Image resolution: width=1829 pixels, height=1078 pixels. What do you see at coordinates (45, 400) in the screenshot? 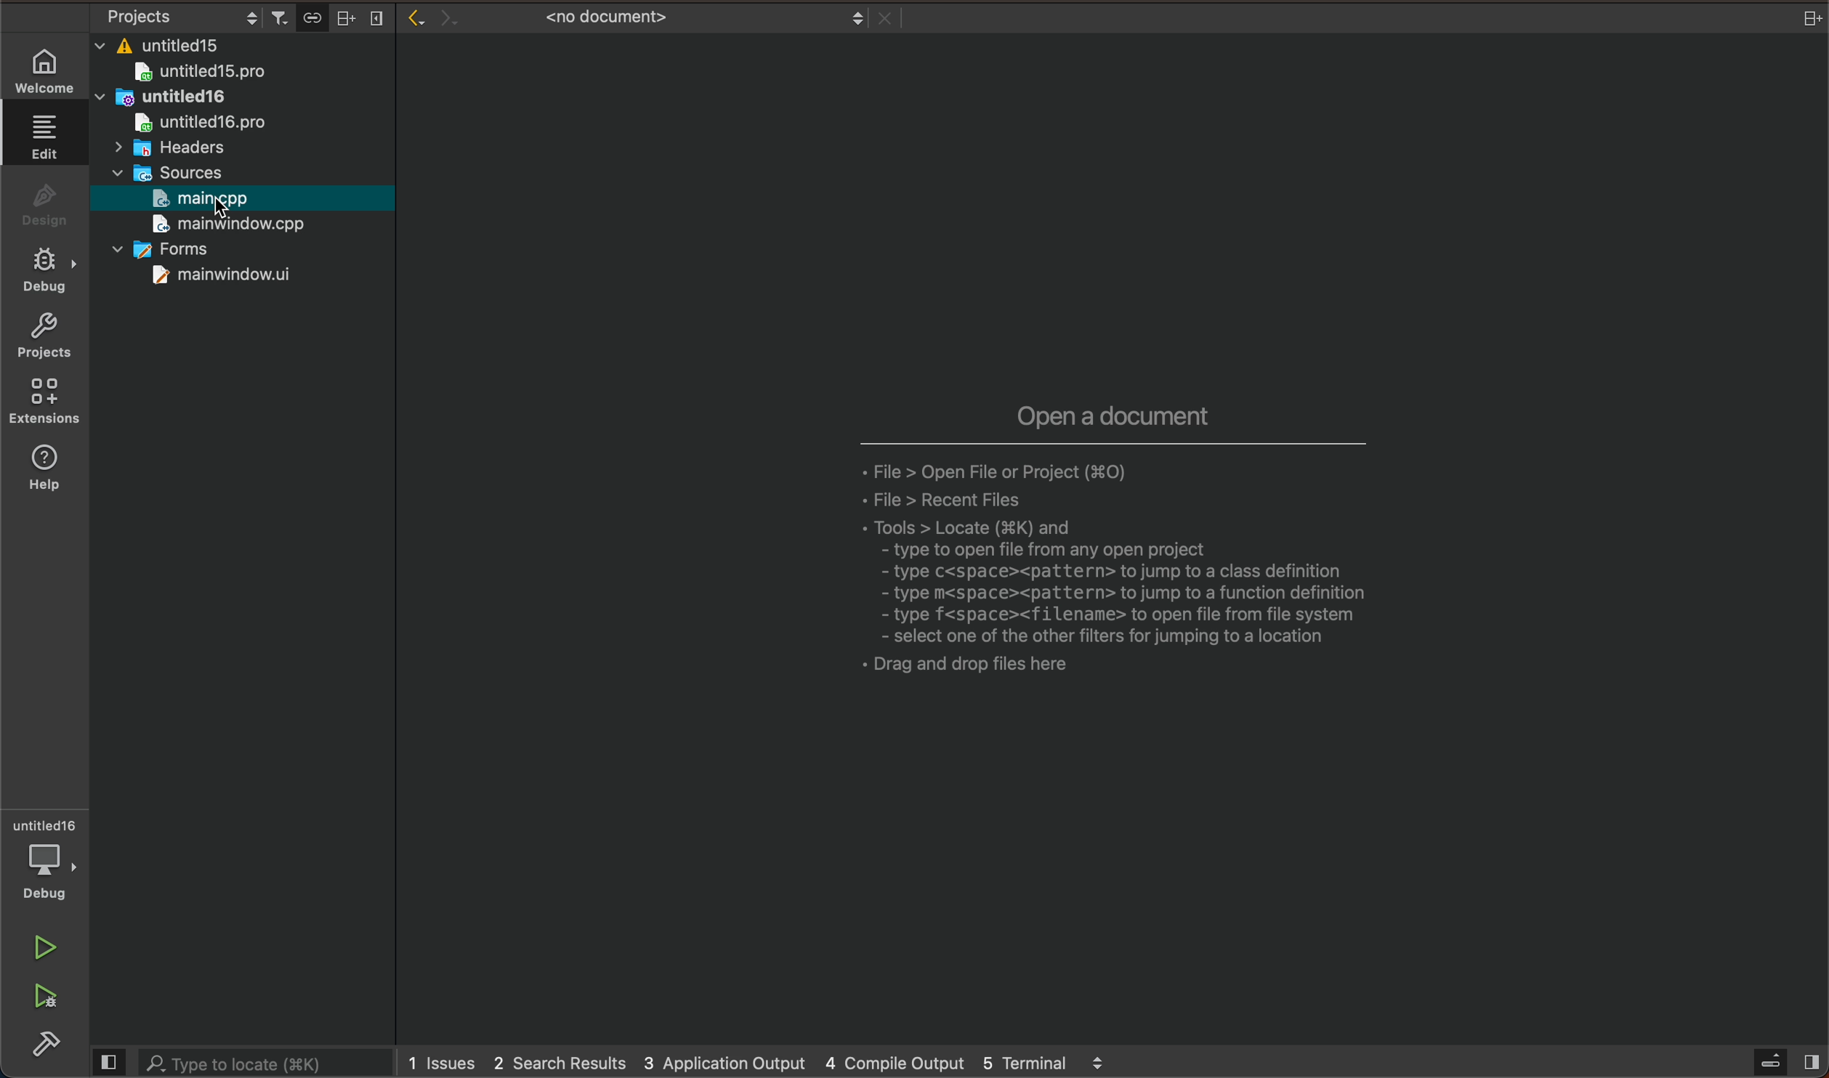
I see `extensions` at bounding box center [45, 400].